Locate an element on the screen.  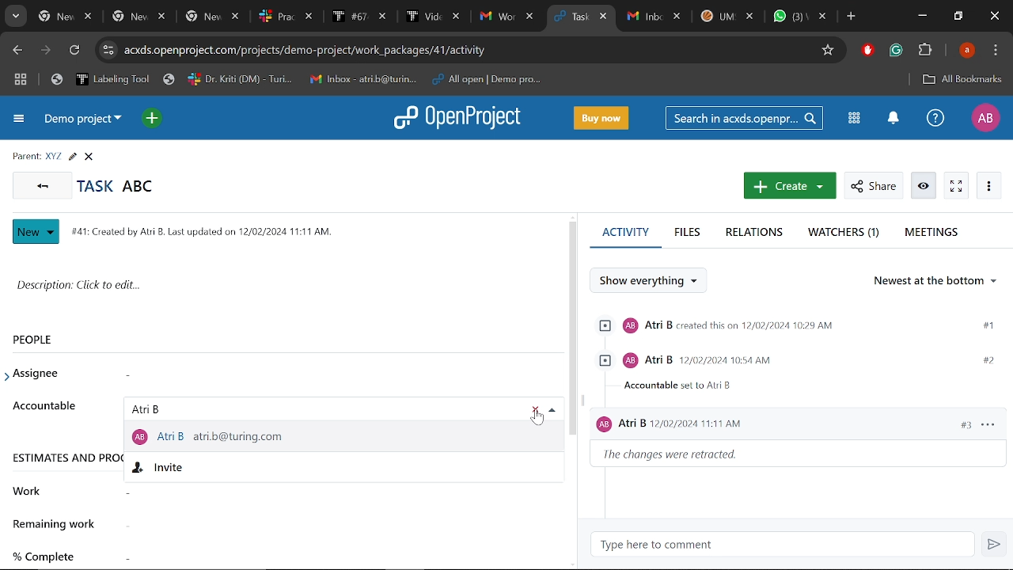
Close current tab is located at coordinates (604, 18).